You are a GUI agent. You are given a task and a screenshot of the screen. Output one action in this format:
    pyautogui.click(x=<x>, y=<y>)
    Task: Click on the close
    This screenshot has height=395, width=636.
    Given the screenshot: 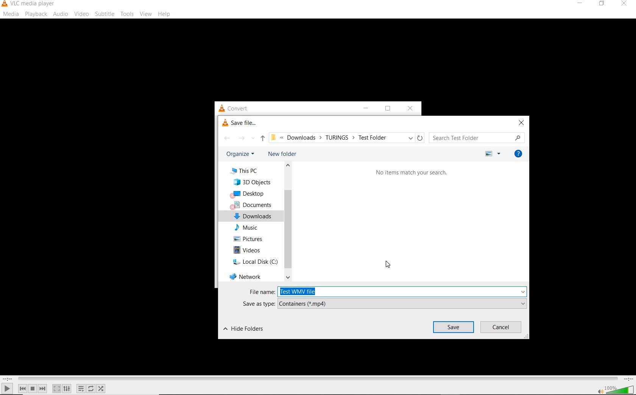 What is the action you would take?
    pyautogui.click(x=522, y=122)
    